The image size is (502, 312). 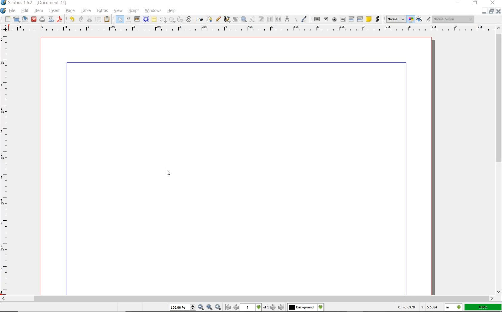 I want to click on ITEM, so click(x=39, y=10).